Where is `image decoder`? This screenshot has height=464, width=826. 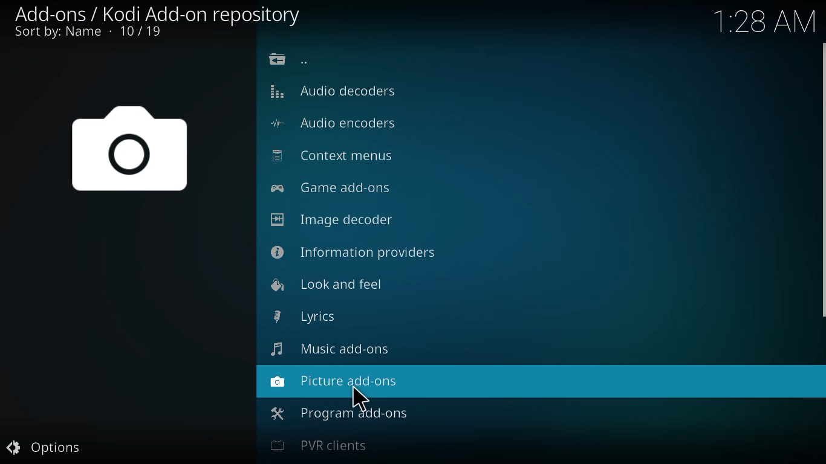 image decoder is located at coordinates (331, 219).